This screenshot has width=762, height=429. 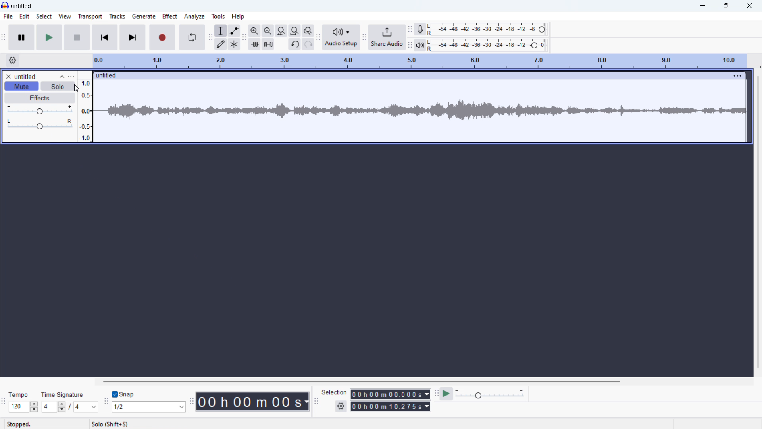 I want to click on pan, so click(x=40, y=124).